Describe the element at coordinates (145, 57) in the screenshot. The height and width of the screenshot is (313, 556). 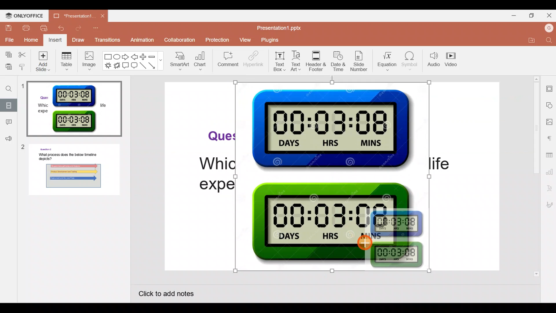
I see `Plus` at that location.